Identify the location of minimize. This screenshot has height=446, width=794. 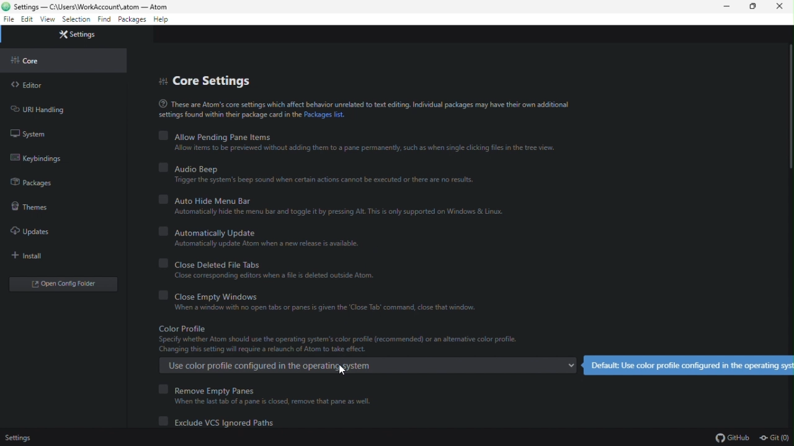
(726, 8).